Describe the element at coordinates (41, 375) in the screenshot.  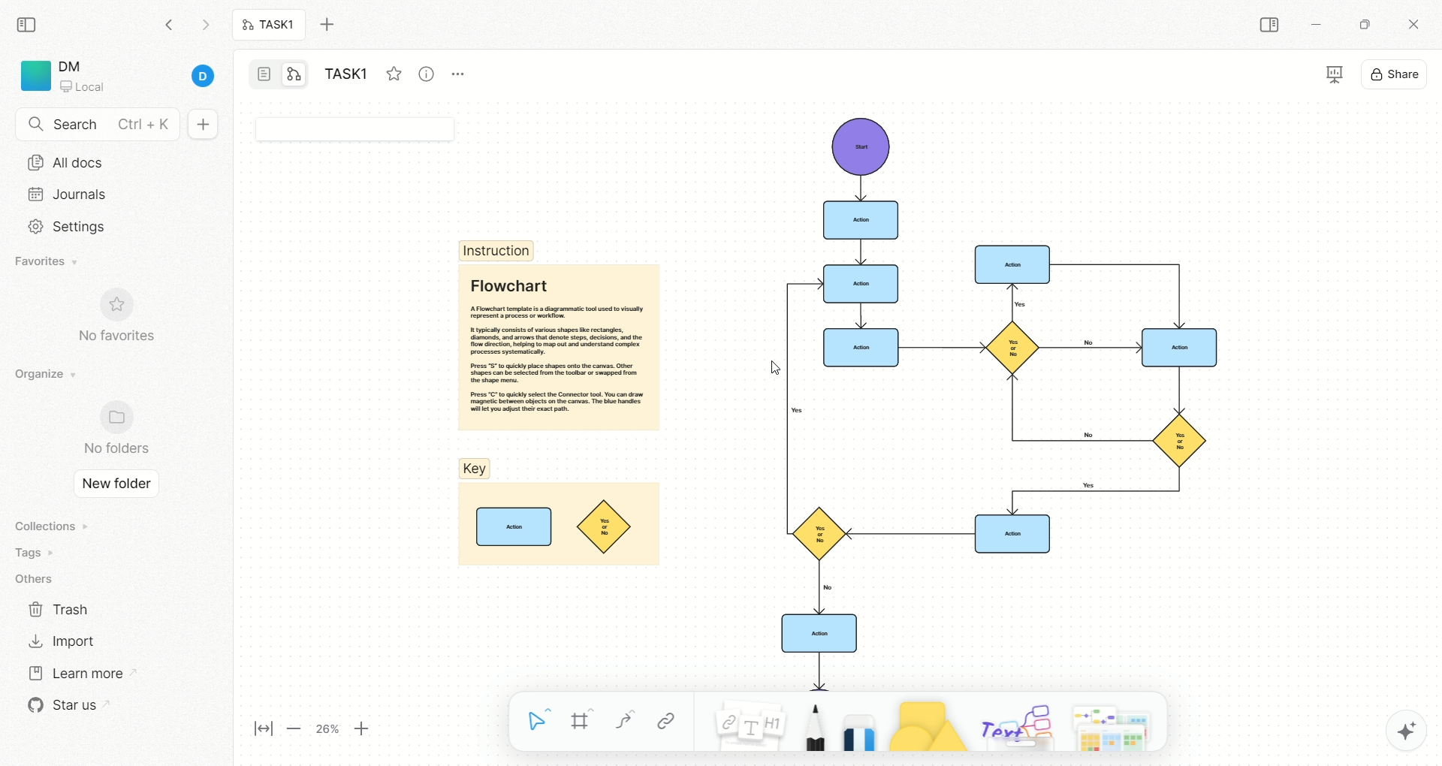
I see `organize` at that location.